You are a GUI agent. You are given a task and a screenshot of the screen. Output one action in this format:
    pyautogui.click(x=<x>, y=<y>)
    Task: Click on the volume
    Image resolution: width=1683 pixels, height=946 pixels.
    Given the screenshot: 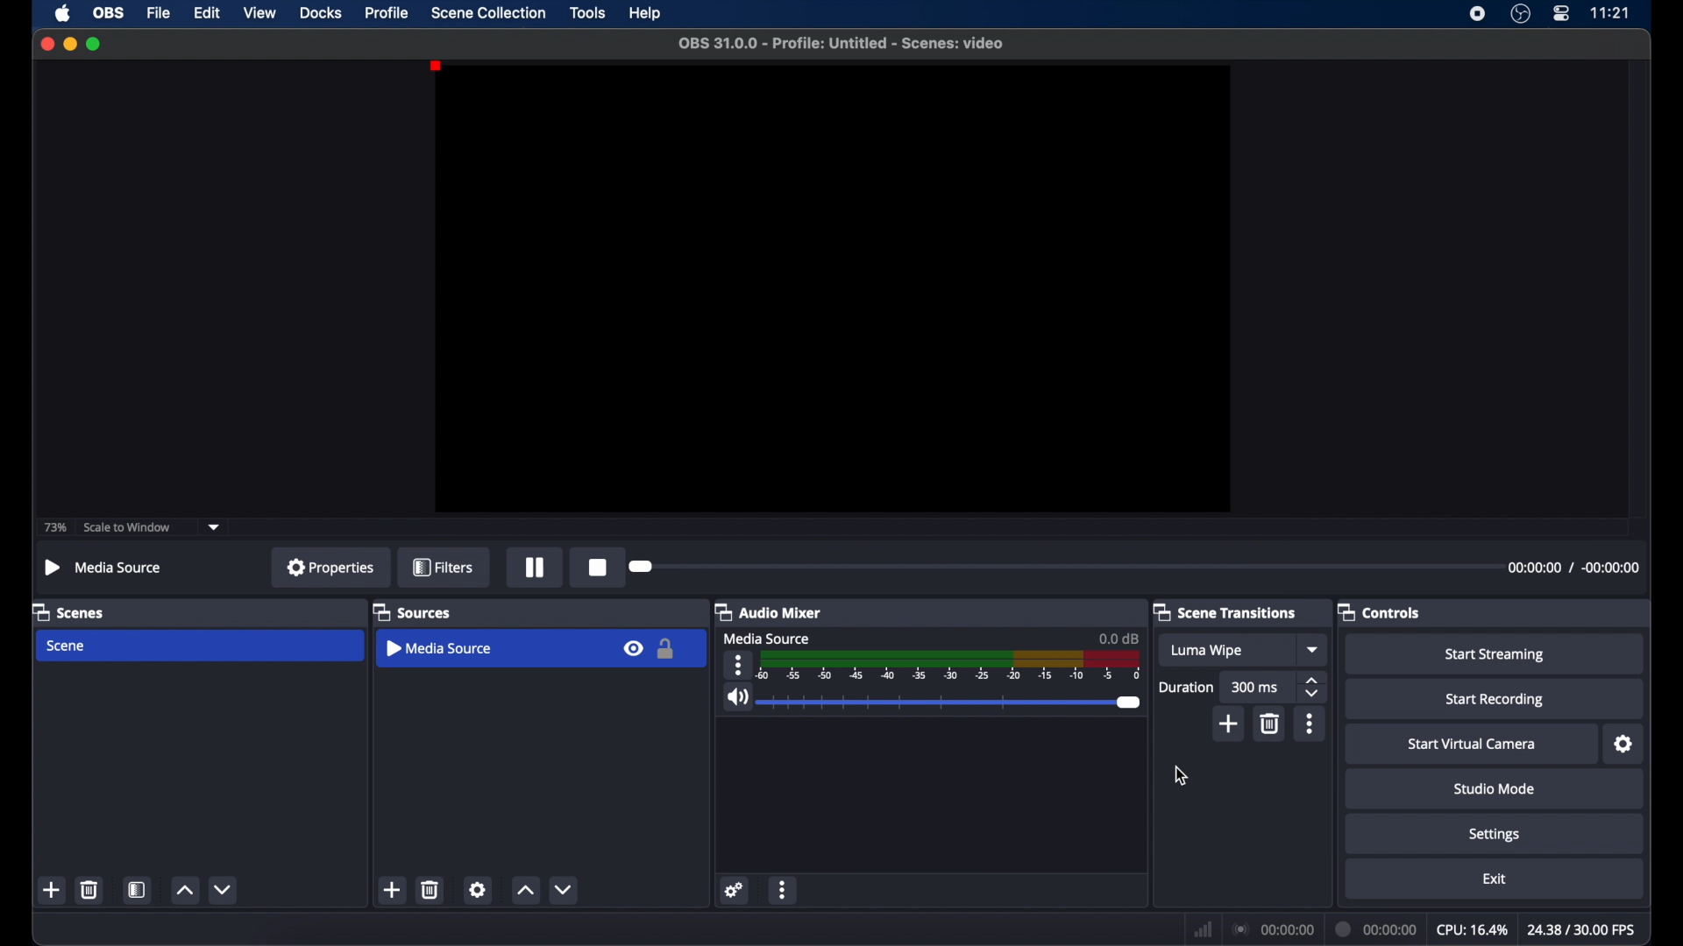 What is the action you would take?
    pyautogui.click(x=737, y=697)
    